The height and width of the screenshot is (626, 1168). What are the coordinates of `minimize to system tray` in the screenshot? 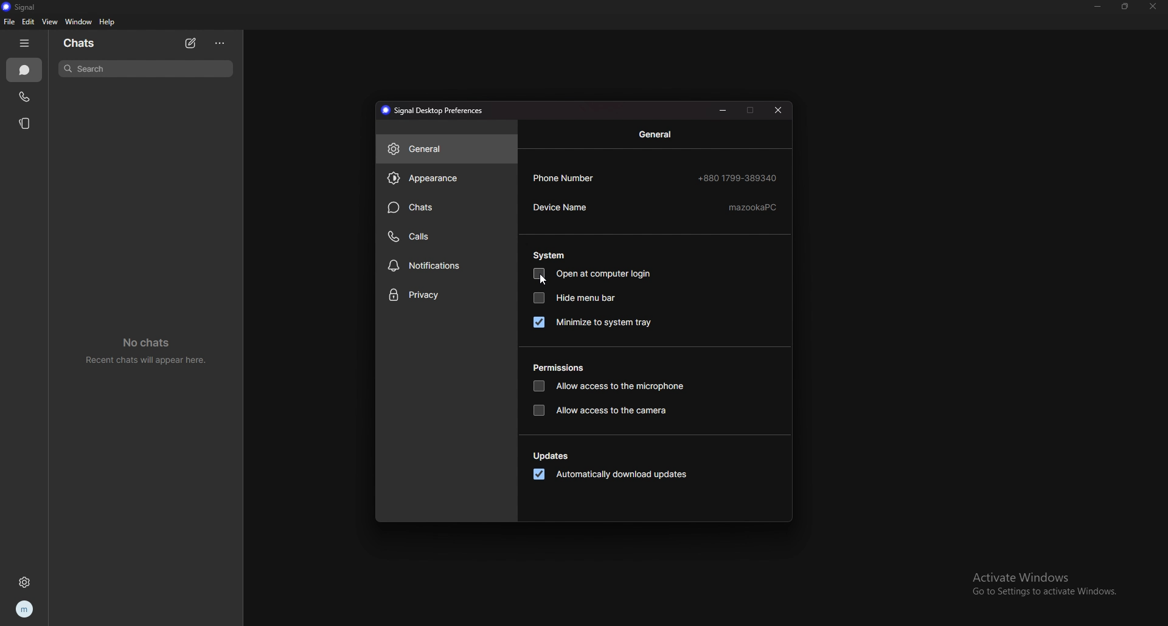 It's located at (593, 322).